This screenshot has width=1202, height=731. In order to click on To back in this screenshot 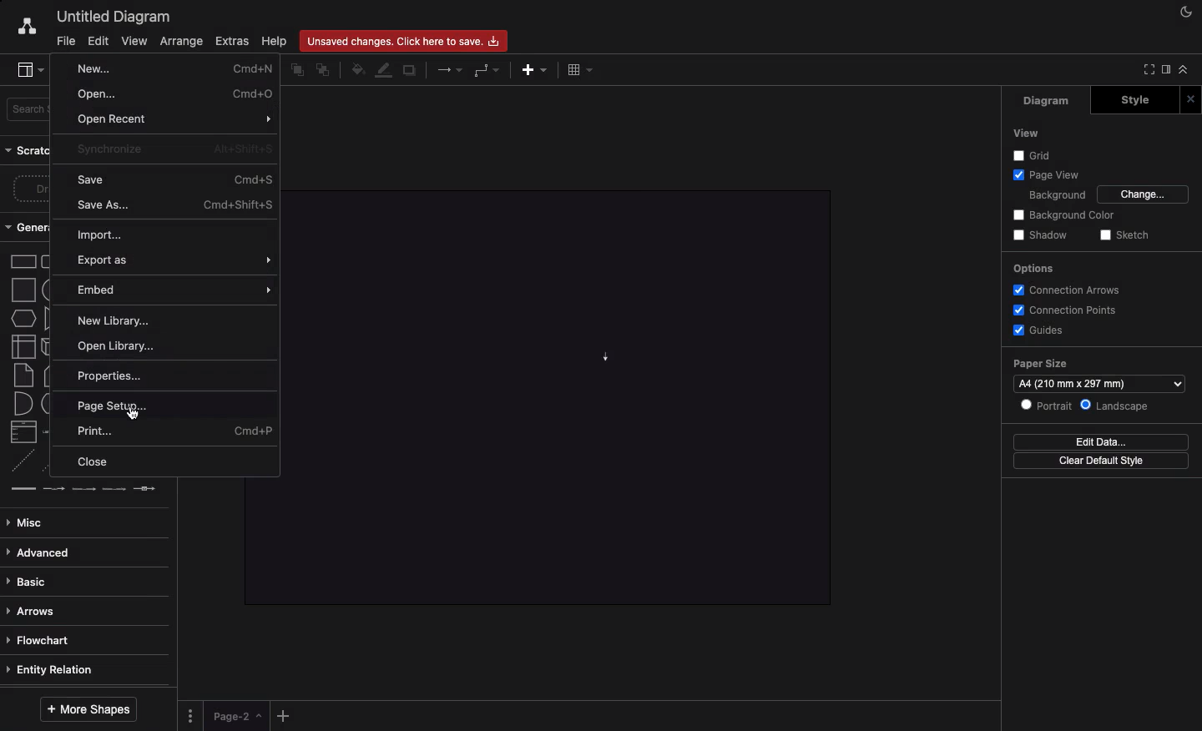, I will do `click(325, 69)`.